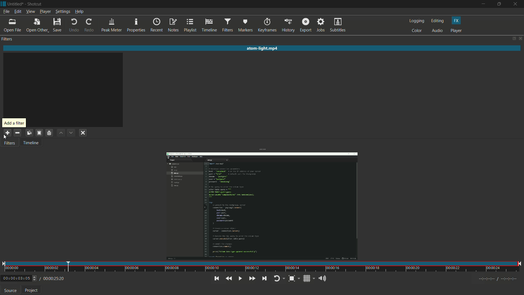  Describe the element at coordinates (62, 12) in the screenshot. I see `settings menu` at that location.